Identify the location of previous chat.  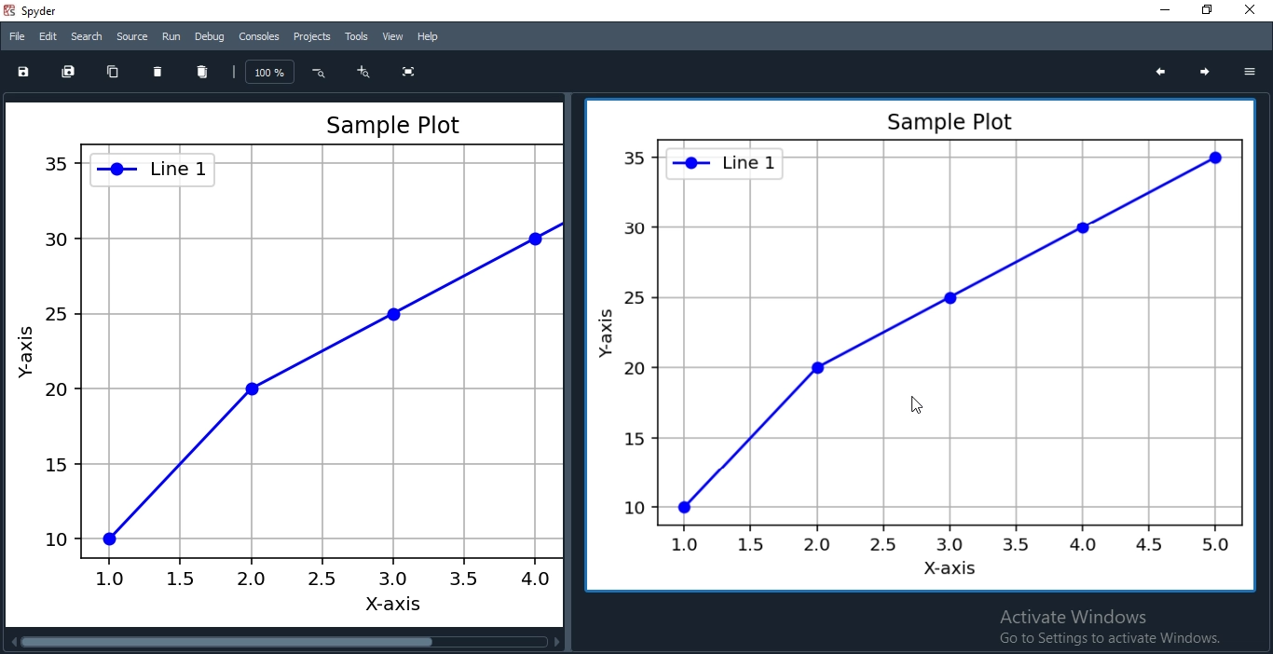
(1160, 73).